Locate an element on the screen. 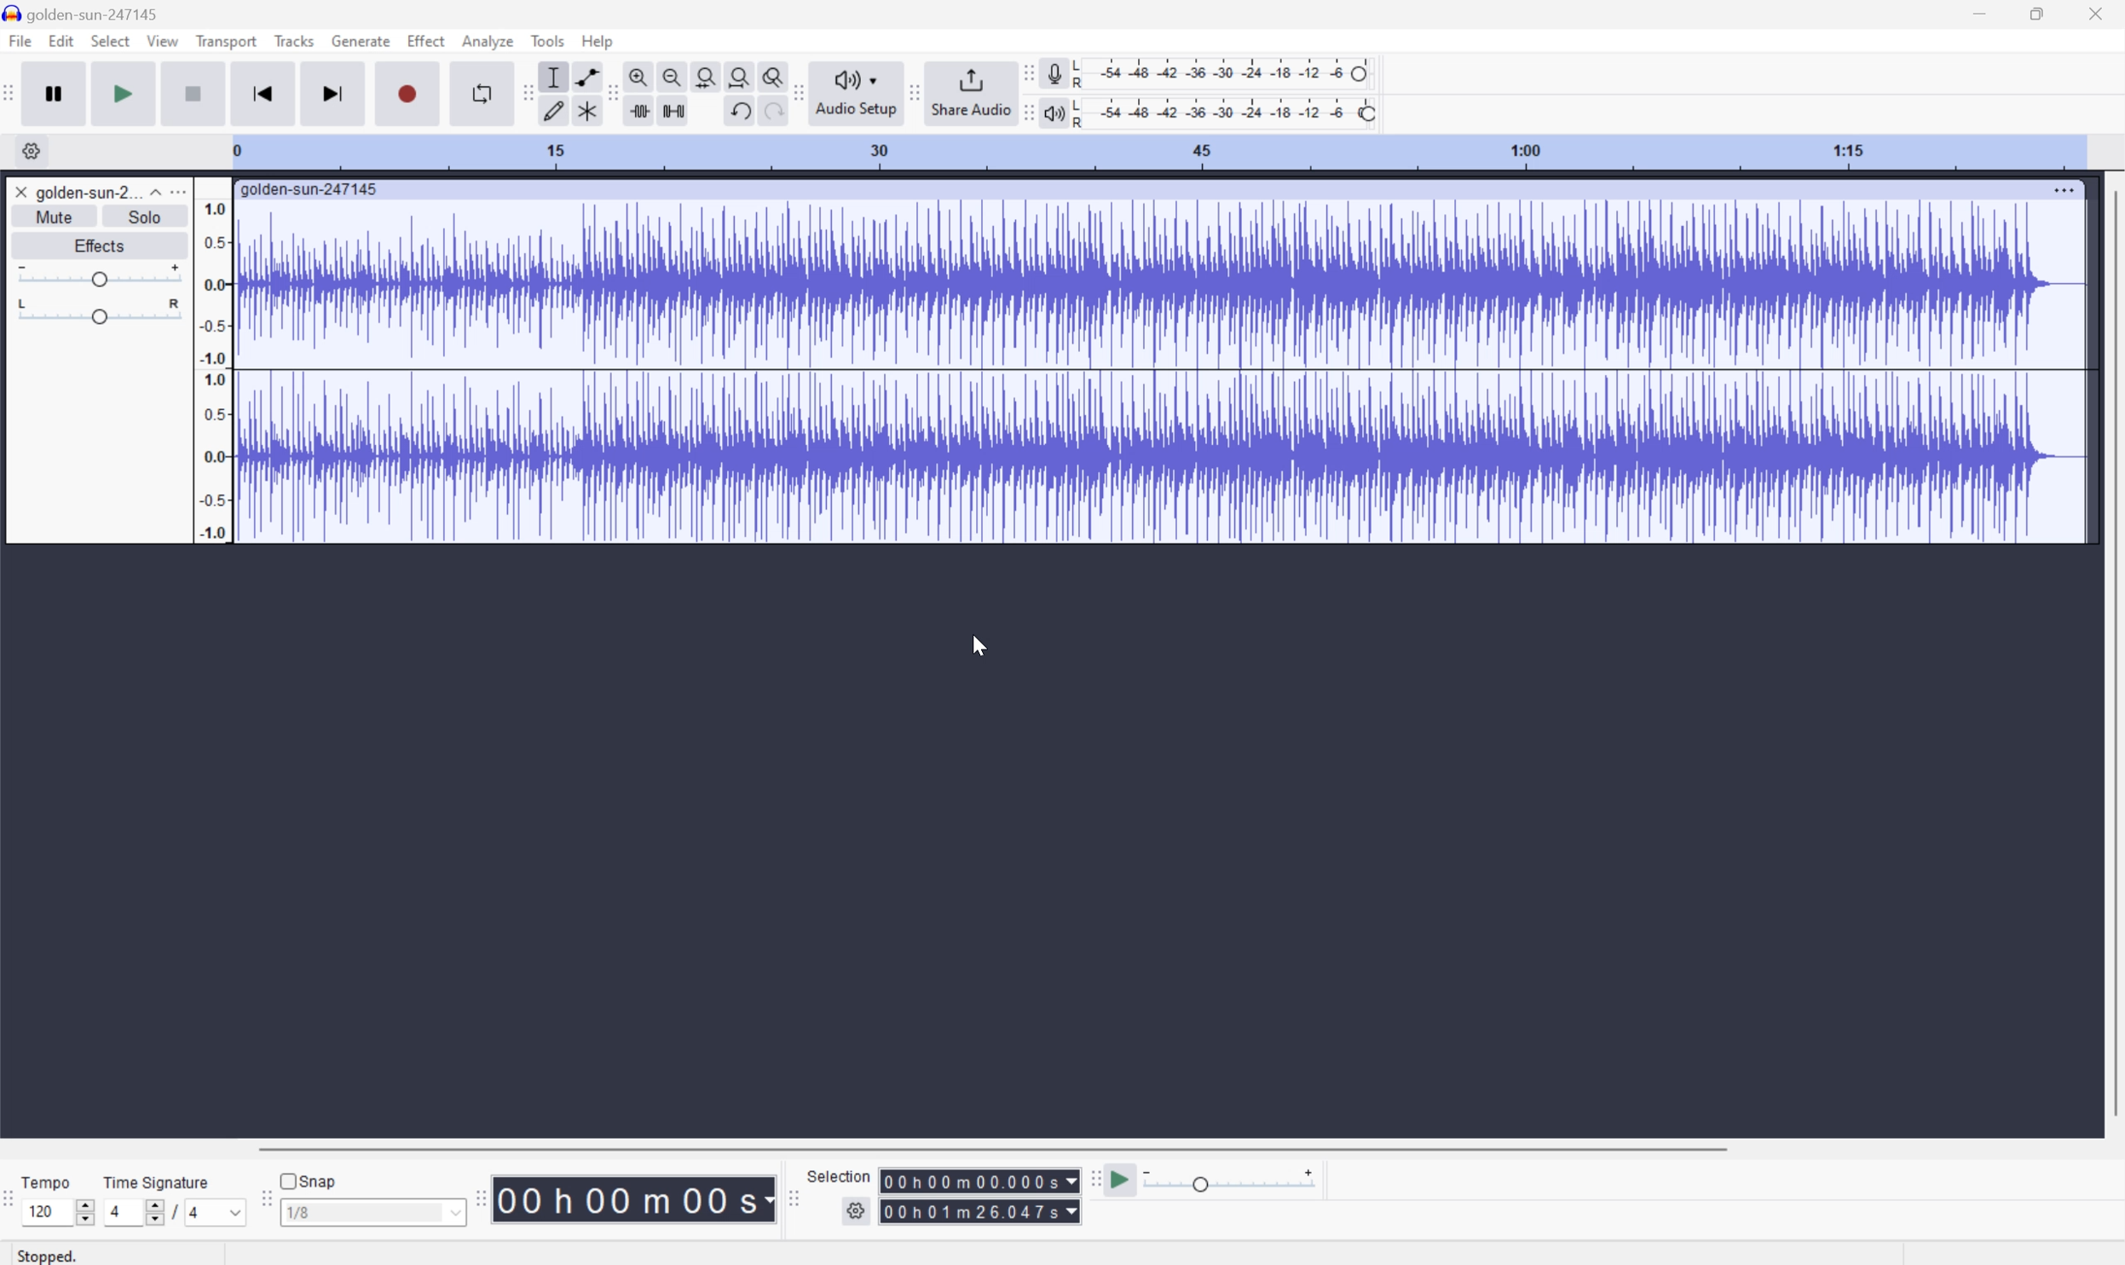 The height and width of the screenshot is (1265, 2125). Scroll Bar is located at coordinates (992, 1147).